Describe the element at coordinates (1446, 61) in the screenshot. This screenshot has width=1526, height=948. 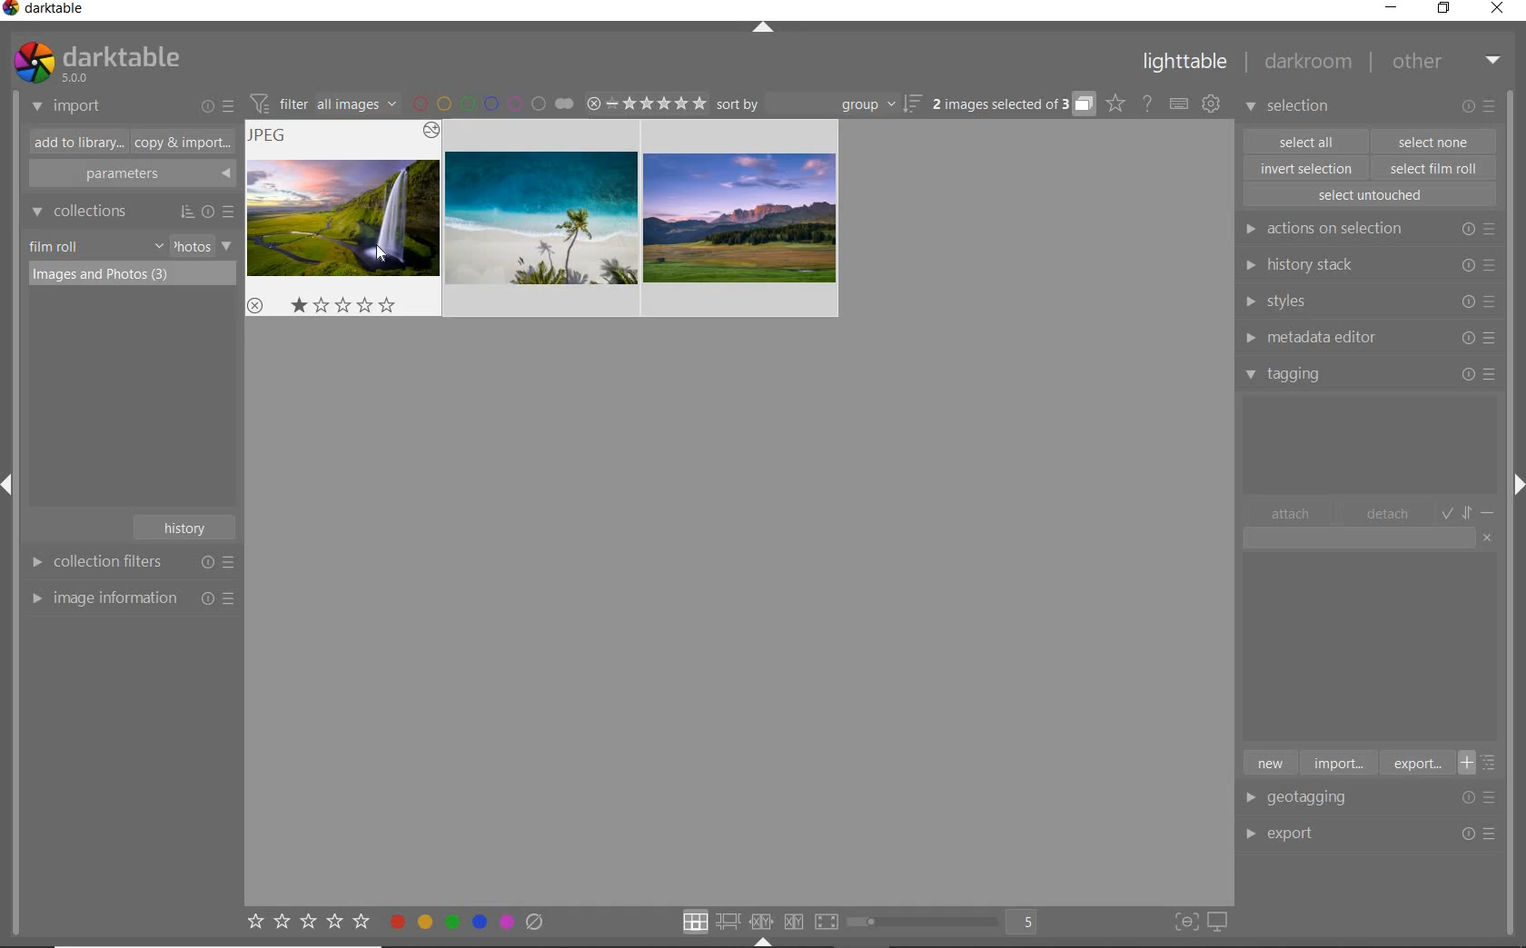
I see `other` at that location.